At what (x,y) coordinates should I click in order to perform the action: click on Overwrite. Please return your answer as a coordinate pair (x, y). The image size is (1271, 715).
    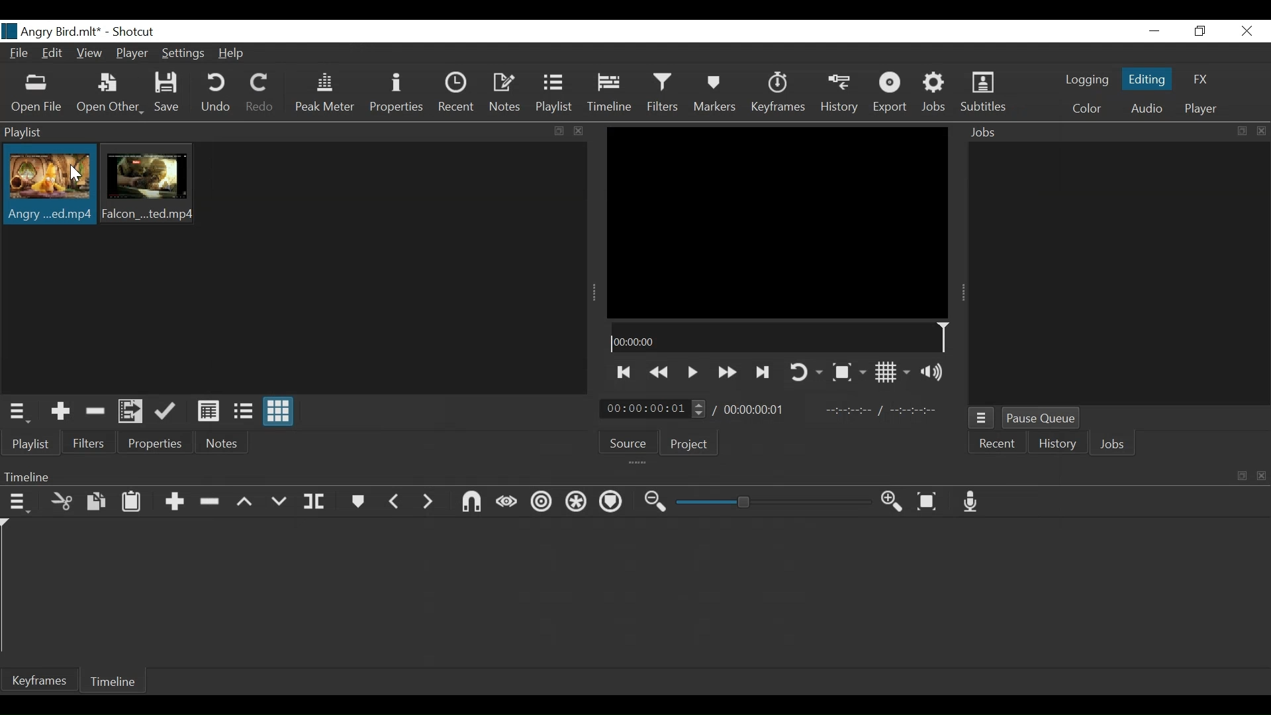
    Looking at the image, I should click on (279, 501).